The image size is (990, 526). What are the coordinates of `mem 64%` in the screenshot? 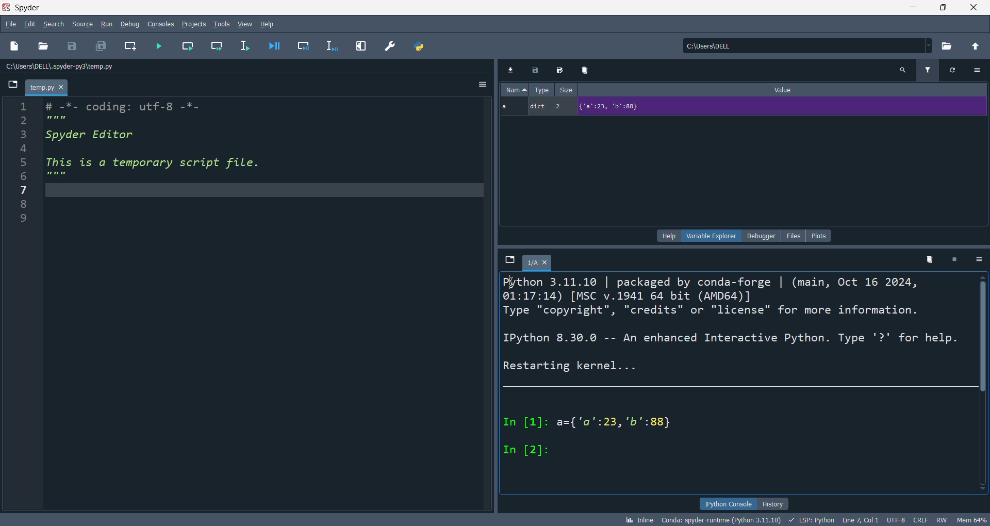 It's located at (971, 519).